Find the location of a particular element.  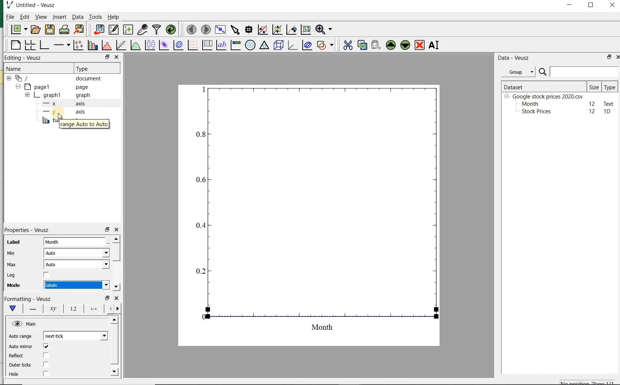

Data - Veusz is located at coordinates (514, 58).